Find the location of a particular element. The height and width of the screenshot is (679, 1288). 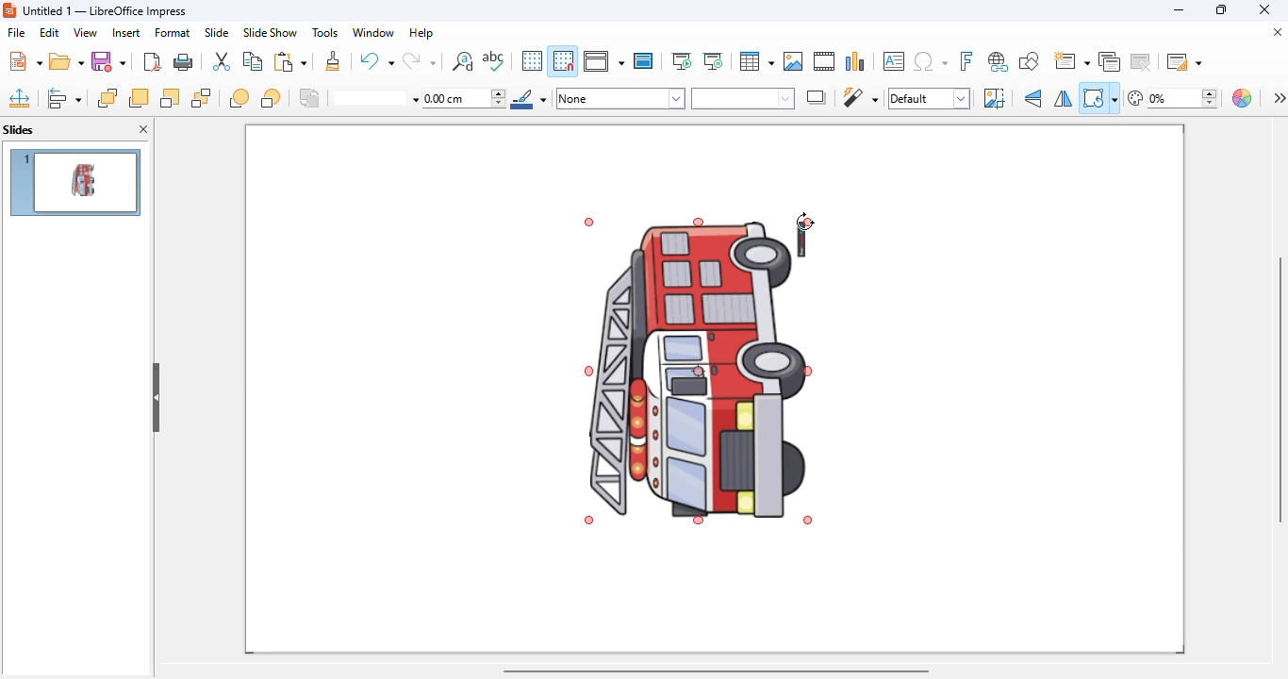

snap to grid is located at coordinates (564, 60).